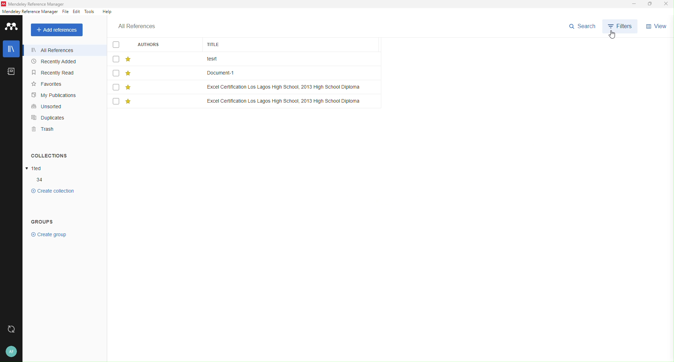 The width and height of the screenshot is (674, 362). What do you see at coordinates (57, 118) in the screenshot?
I see `Duplicates` at bounding box center [57, 118].